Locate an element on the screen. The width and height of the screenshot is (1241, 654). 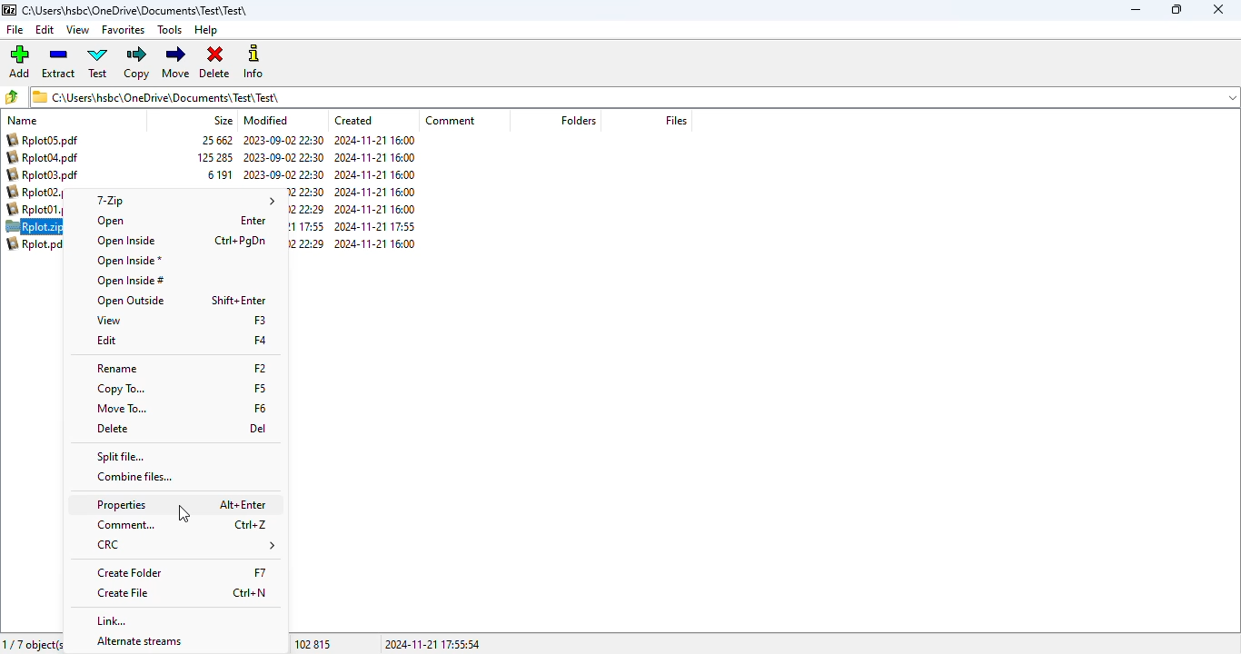
comment is located at coordinates (450, 120).